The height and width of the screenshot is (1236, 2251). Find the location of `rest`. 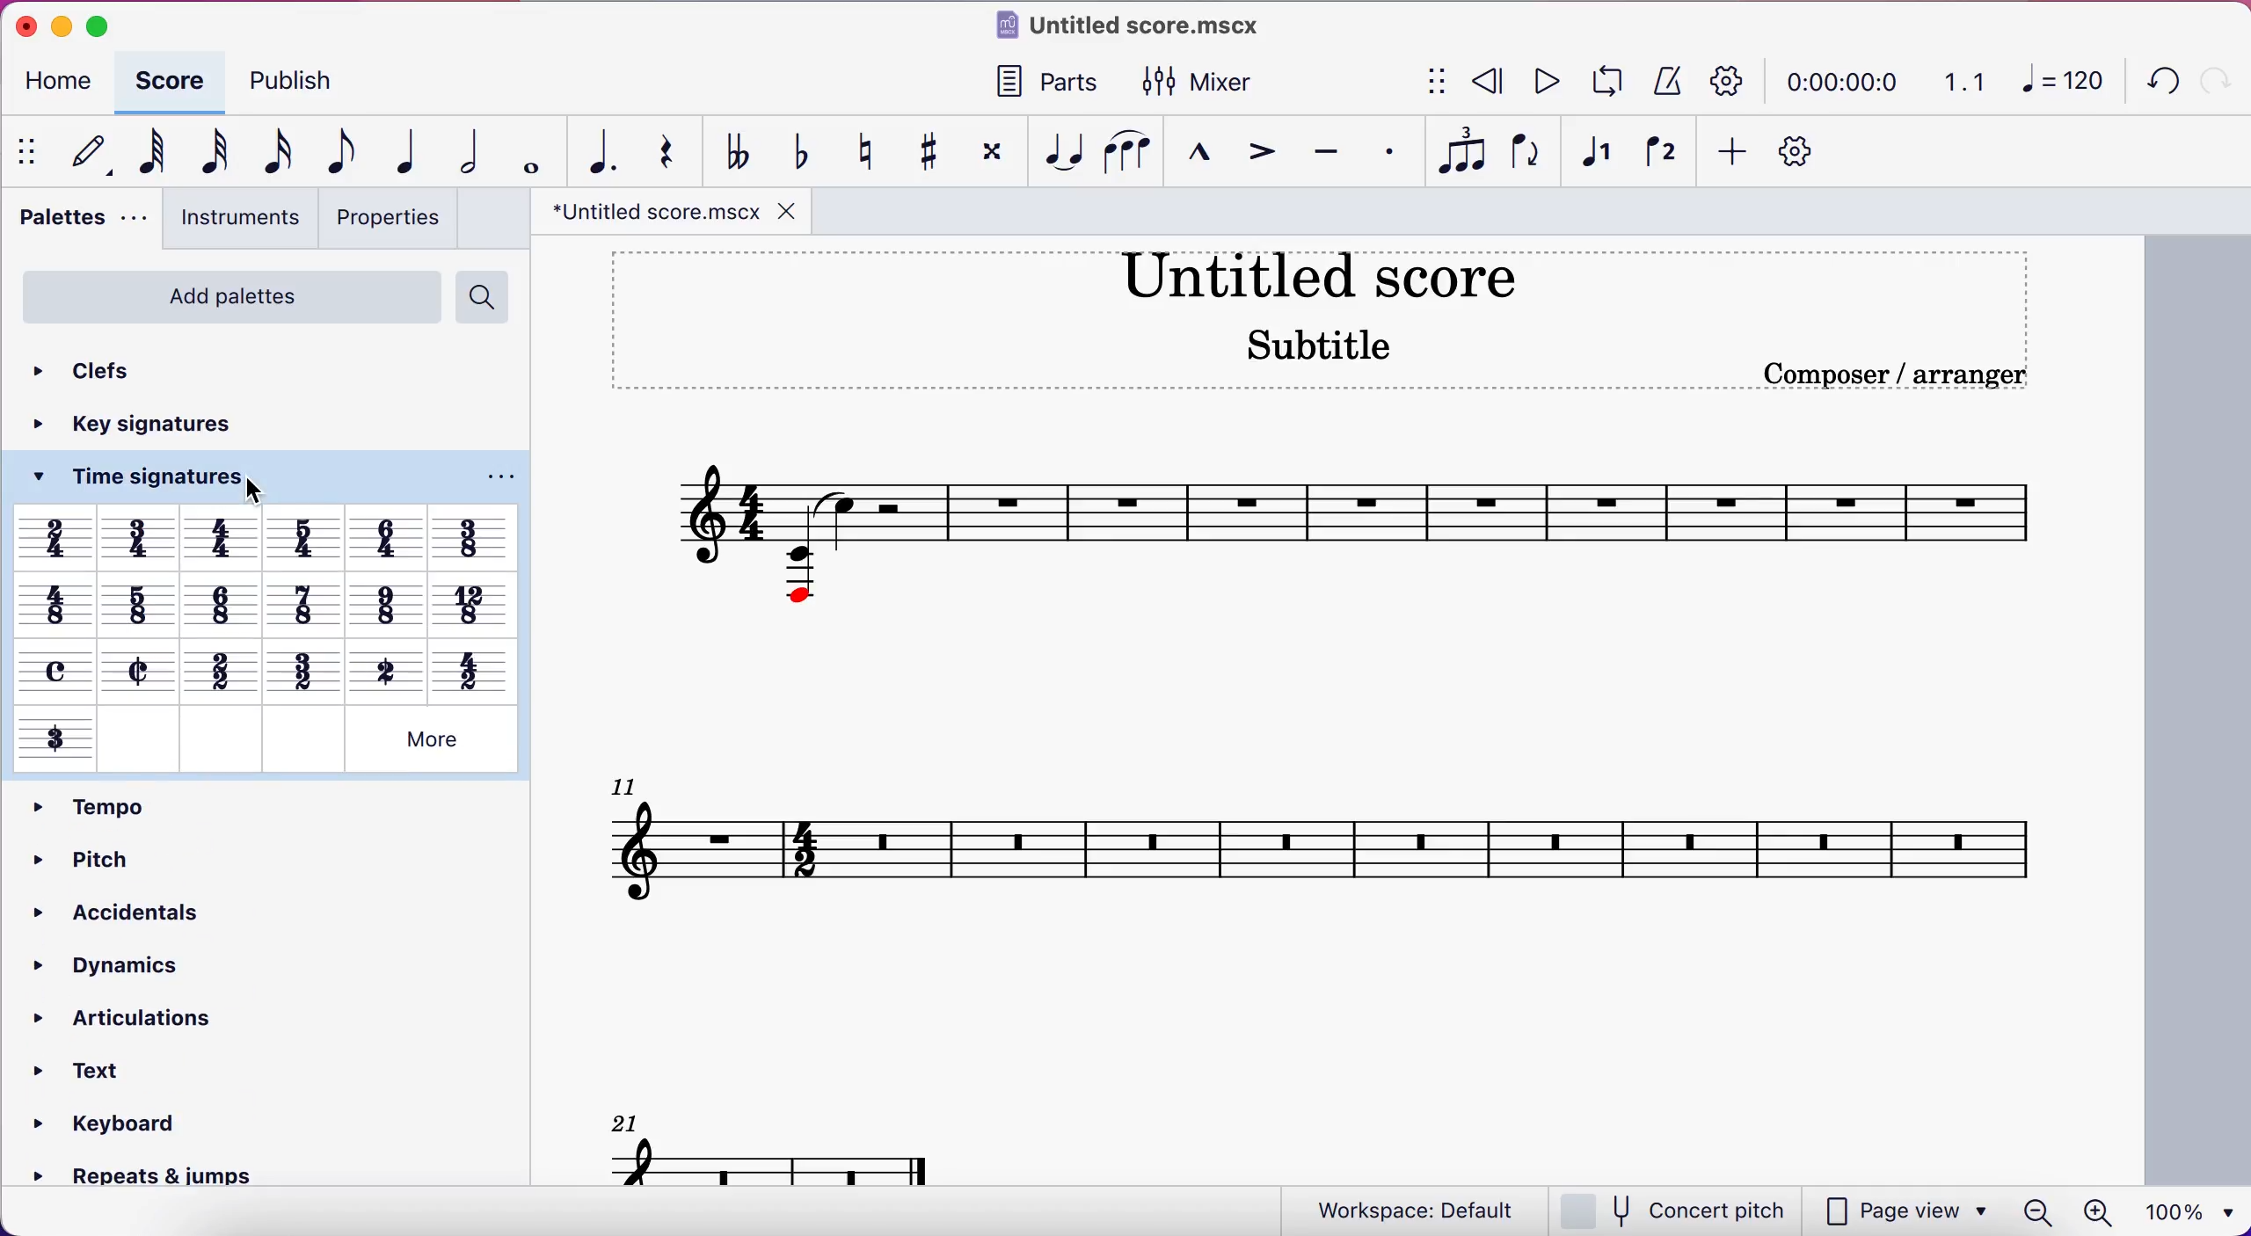

rest is located at coordinates (657, 150).